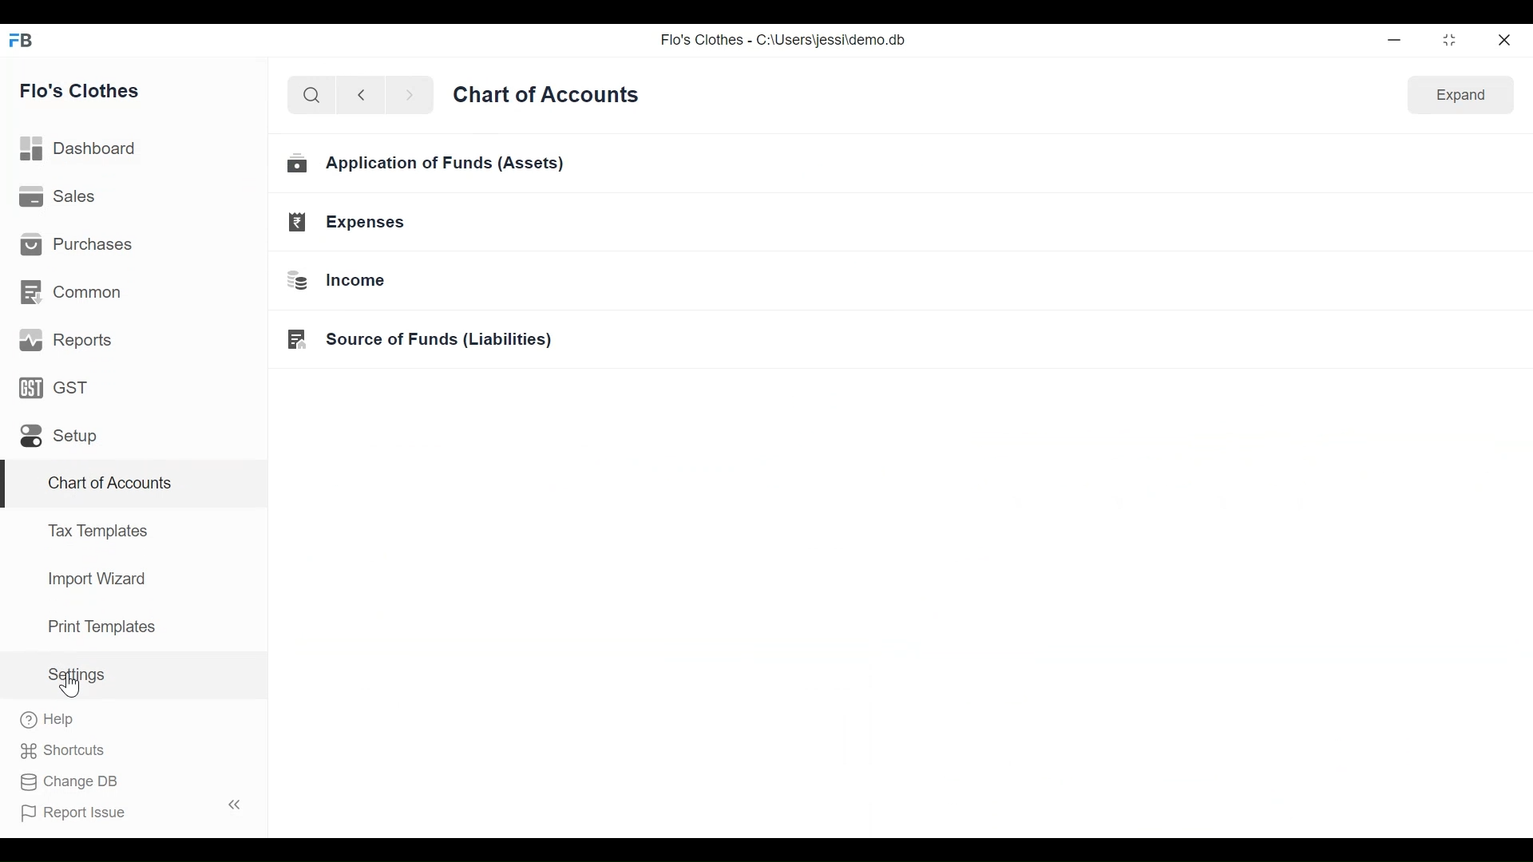  I want to click on application of funds (assets), so click(428, 163).